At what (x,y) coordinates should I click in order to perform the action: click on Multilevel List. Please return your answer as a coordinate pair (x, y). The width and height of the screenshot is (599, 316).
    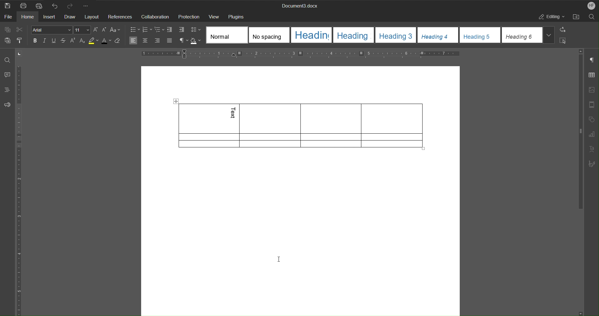
    Looking at the image, I should click on (159, 30).